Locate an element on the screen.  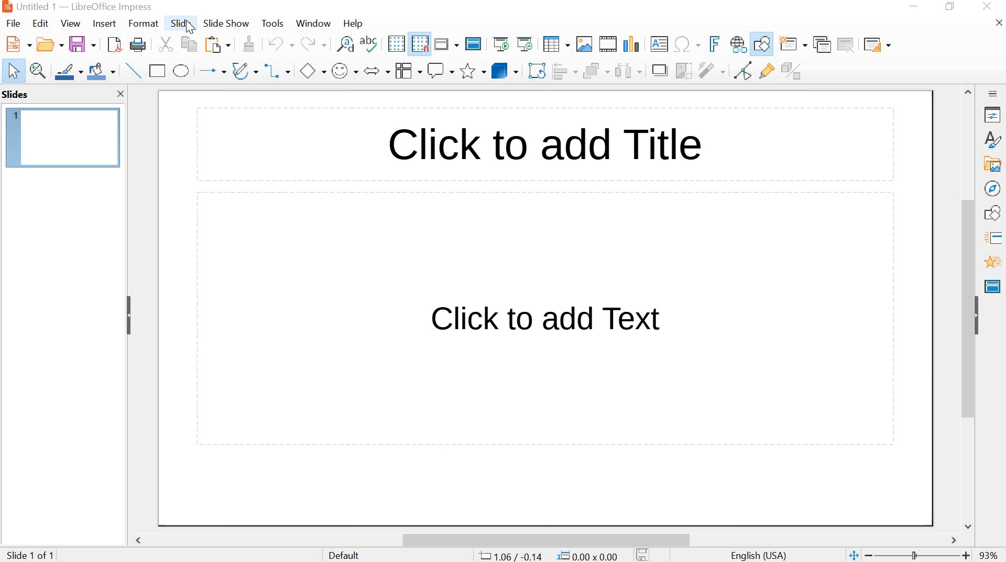
CLOSE is located at coordinates (119, 94).